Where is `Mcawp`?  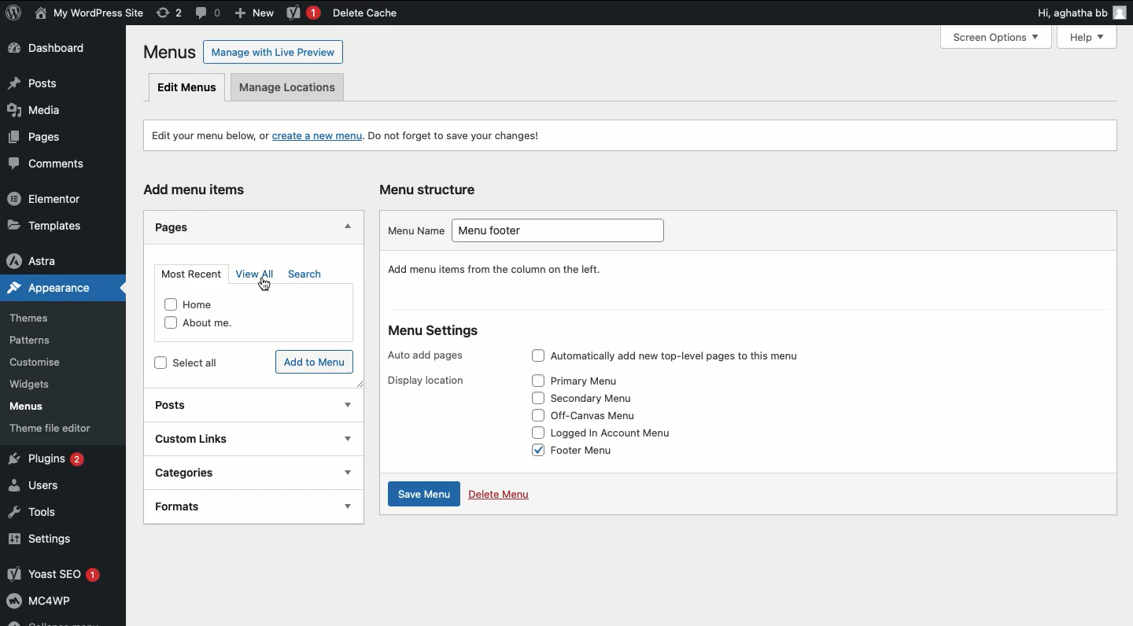 Mcawp is located at coordinates (63, 604).